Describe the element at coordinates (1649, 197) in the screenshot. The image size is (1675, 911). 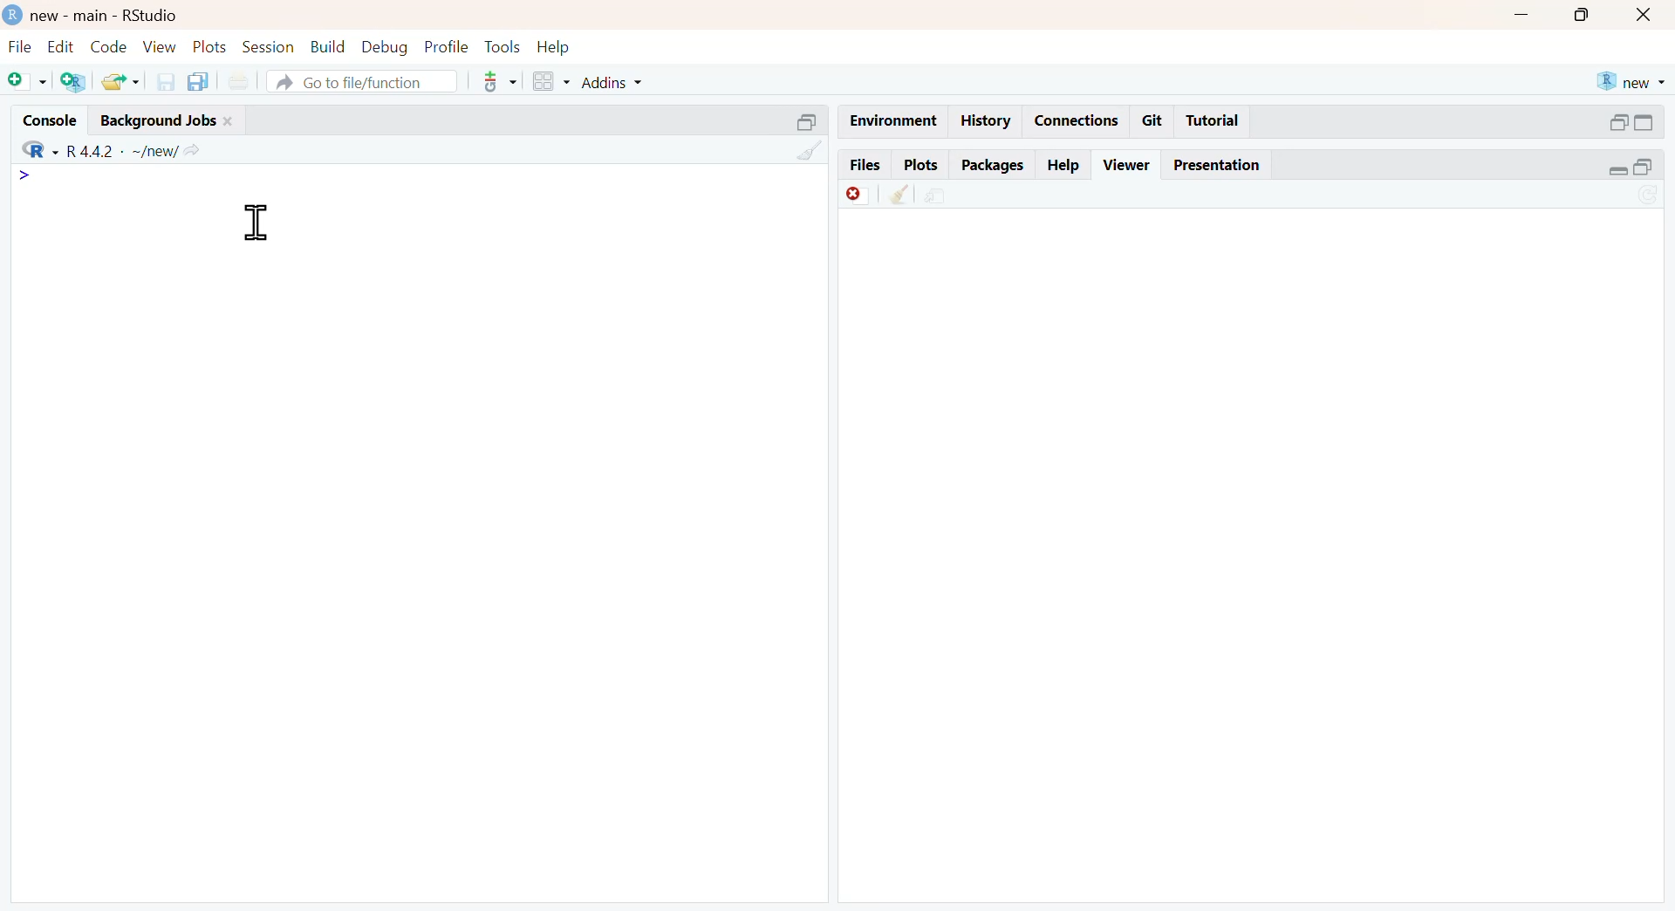
I see `sync` at that location.